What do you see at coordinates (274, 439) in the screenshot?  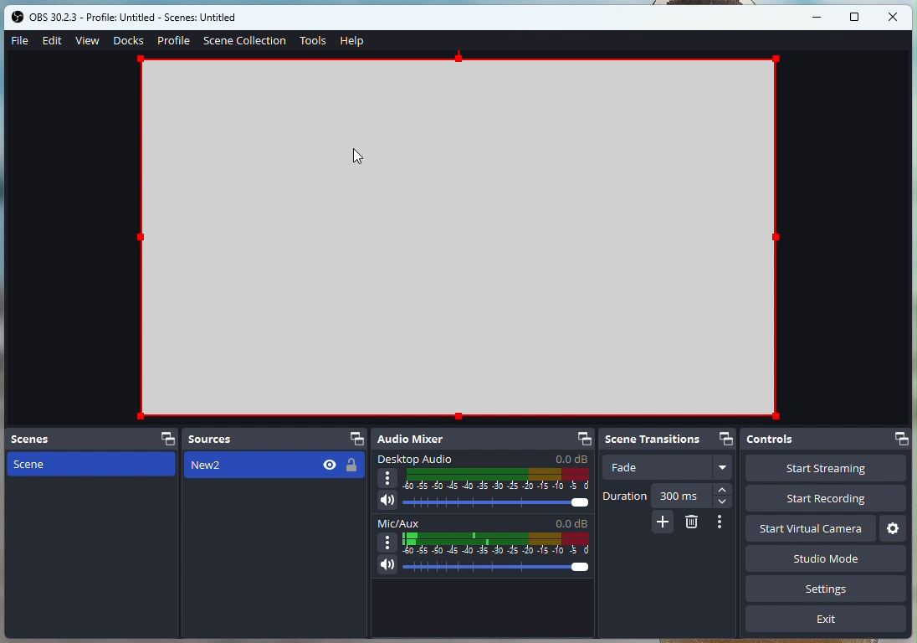 I see `Sources` at bounding box center [274, 439].